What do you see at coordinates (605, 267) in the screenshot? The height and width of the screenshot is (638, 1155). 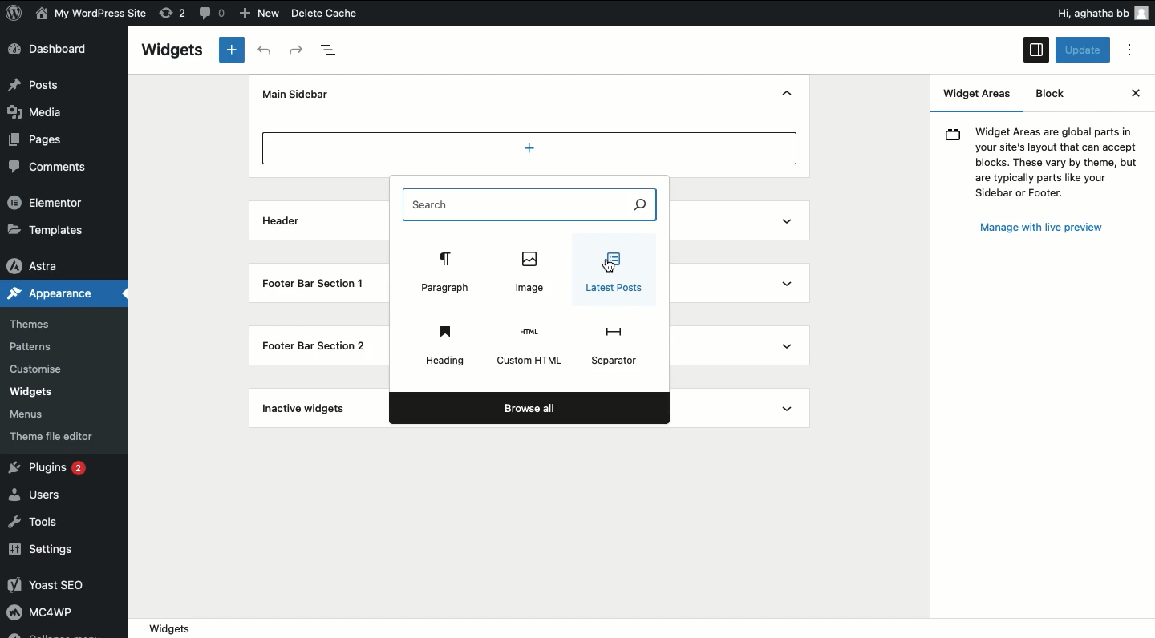 I see `cursor` at bounding box center [605, 267].